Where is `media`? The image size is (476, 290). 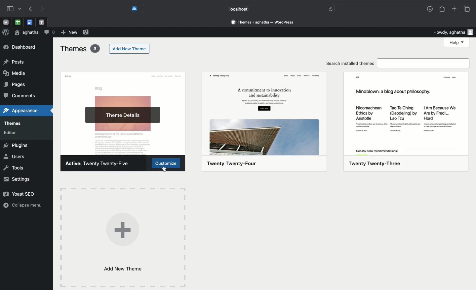 media is located at coordinates (16, 73).